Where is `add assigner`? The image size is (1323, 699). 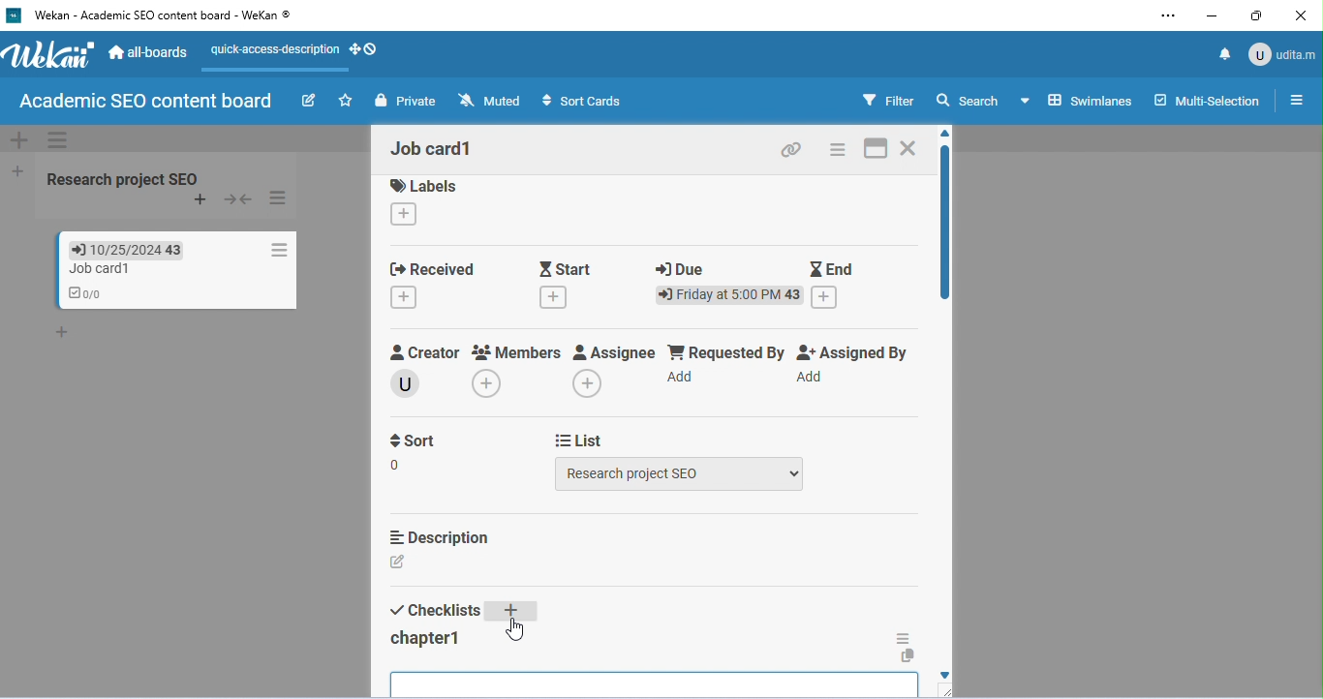
add assigner is located at coordinates (812, 382).